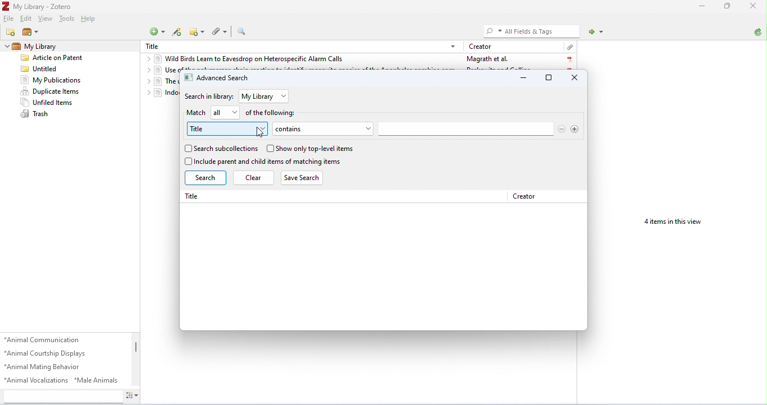  Describe the element at coordinates (268, 162) in the screenshot. I see `include parent and child items of matching items` at that location.